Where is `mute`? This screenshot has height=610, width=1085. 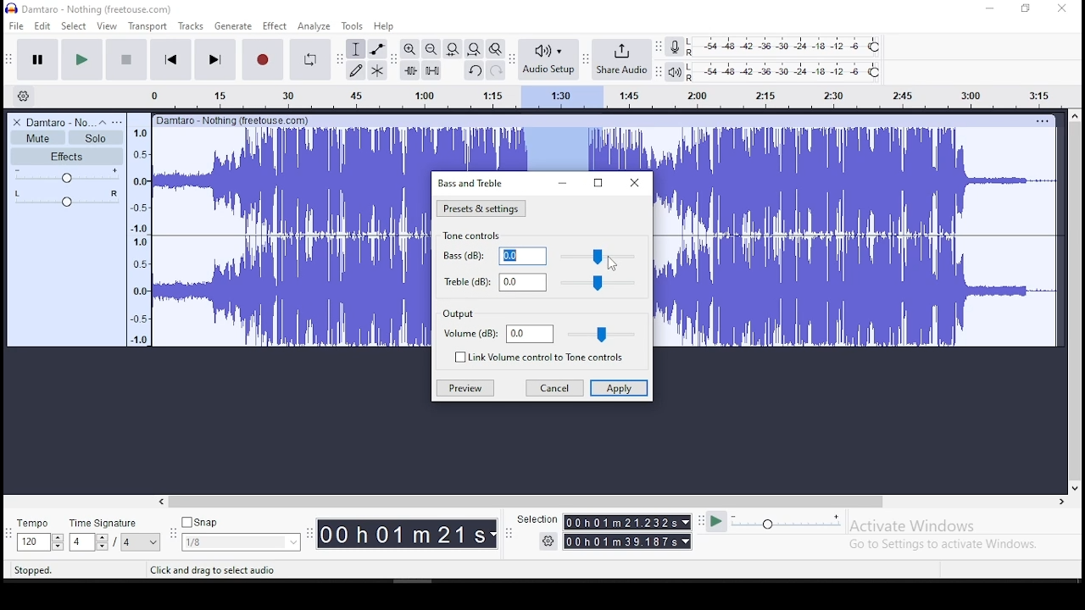
mute is located at coordinates (37, 138).